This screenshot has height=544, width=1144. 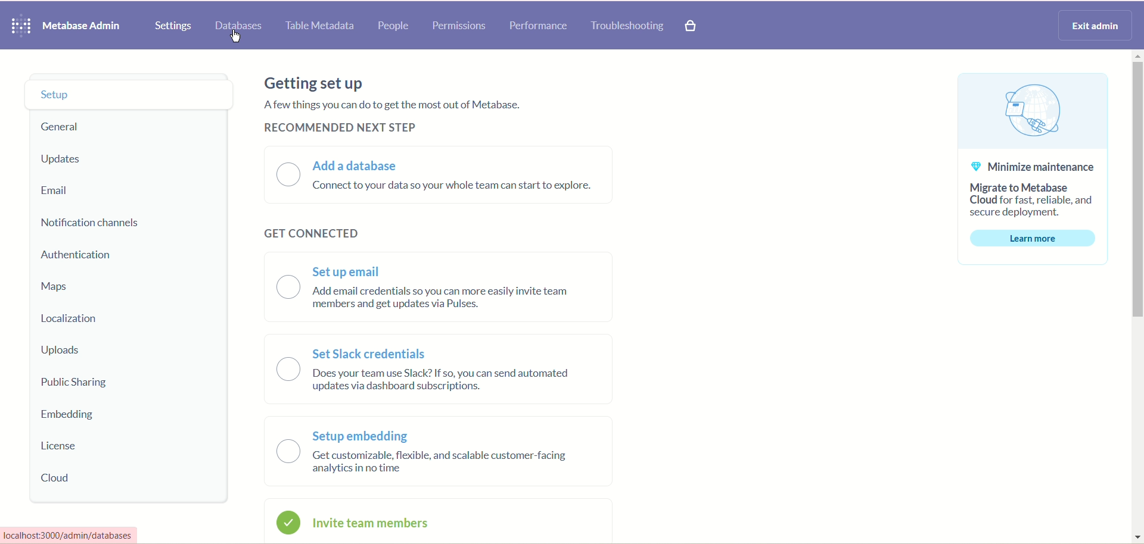 What do you see at coordinates (77, 384) in the screenshot?
I see `public sharing` at bounding box center [77, 384].